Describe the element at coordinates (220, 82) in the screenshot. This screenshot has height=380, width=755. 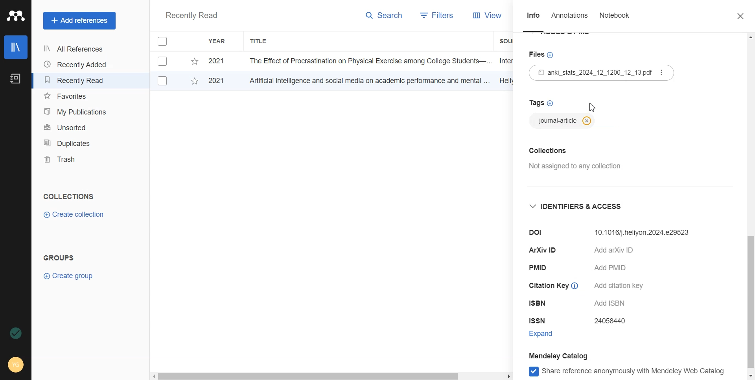
I see `2021` at that location.